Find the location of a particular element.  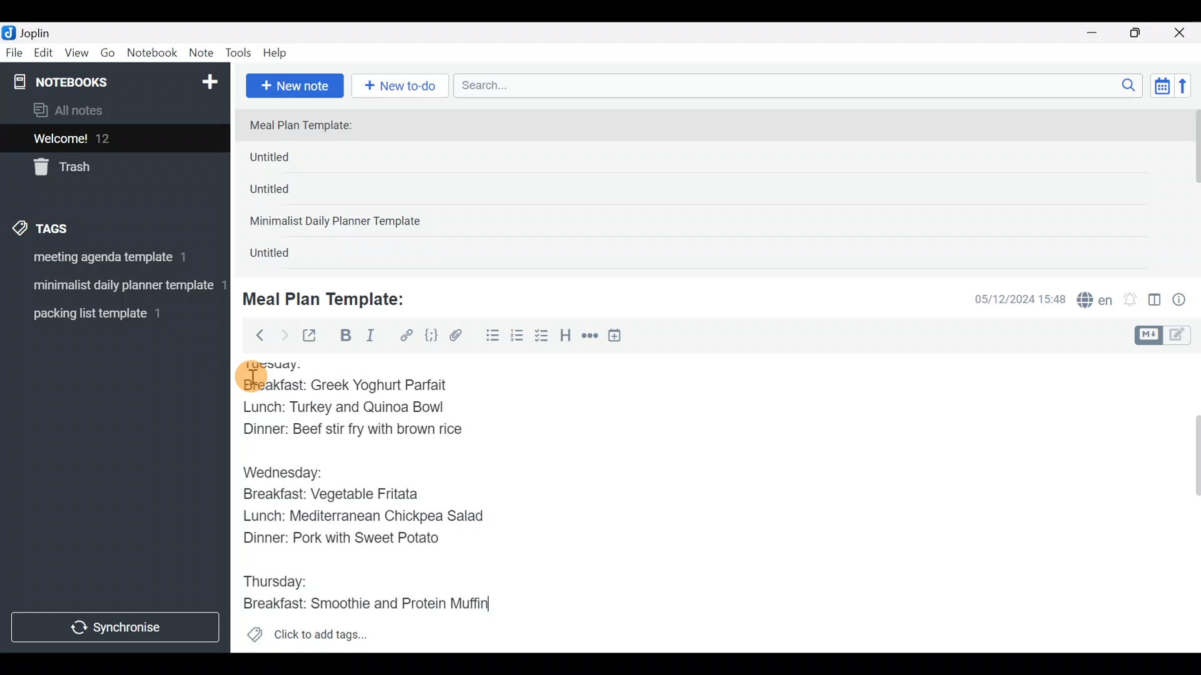

Dinner: Beef stir fry with brown rice is located at coordinates (350, 434).